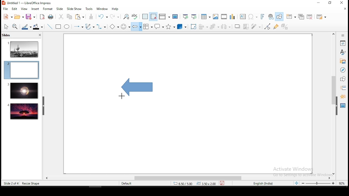 This screenshot has width=349, height=196. What do you see at coordinates (318, 3) in the screenshot?
I see `minimize` at bounding box center [318, 3].